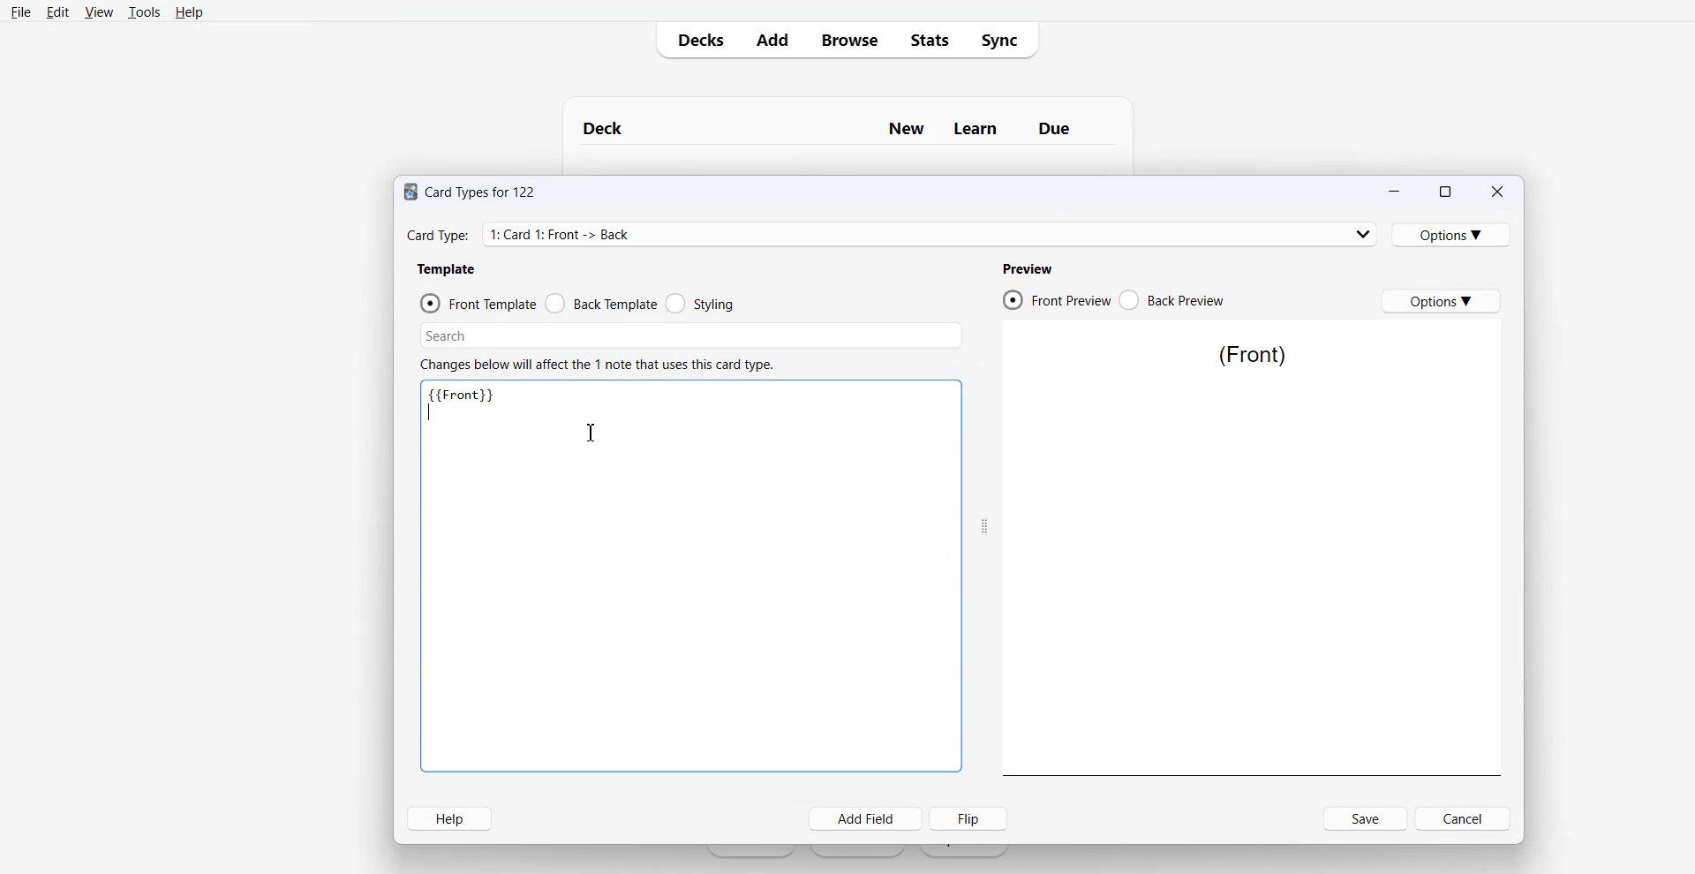 The width and height of the screenshot is (1695, 874). What do you see at coordinates (601, 303) in the screenshot?
I see `Back template` at bounding box center [601, 303].